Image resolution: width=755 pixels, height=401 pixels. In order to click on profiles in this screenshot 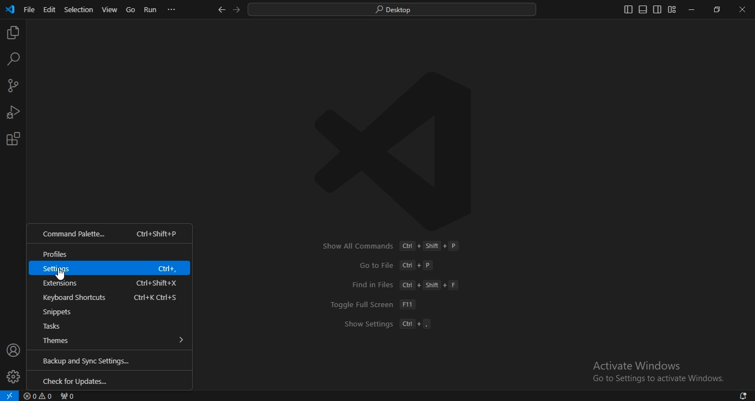, I will do `click(110, 252)`.